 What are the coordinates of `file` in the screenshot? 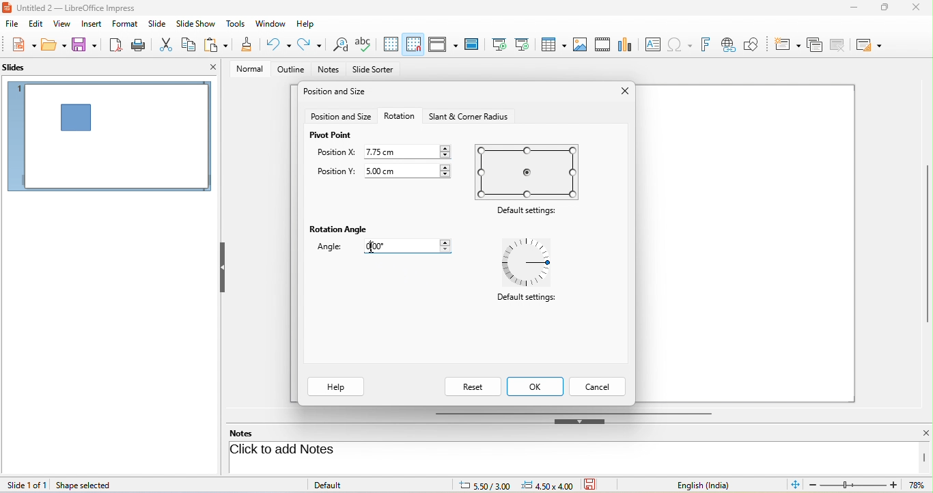 It's located at (12, 25).